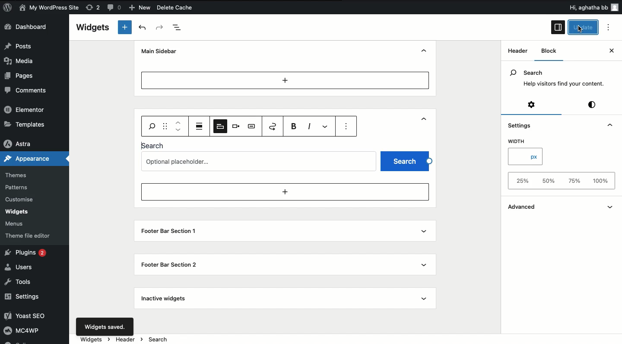 The image size is (622, 344). I want to click on  searchHelp visitors find your content., so click(556, 78).